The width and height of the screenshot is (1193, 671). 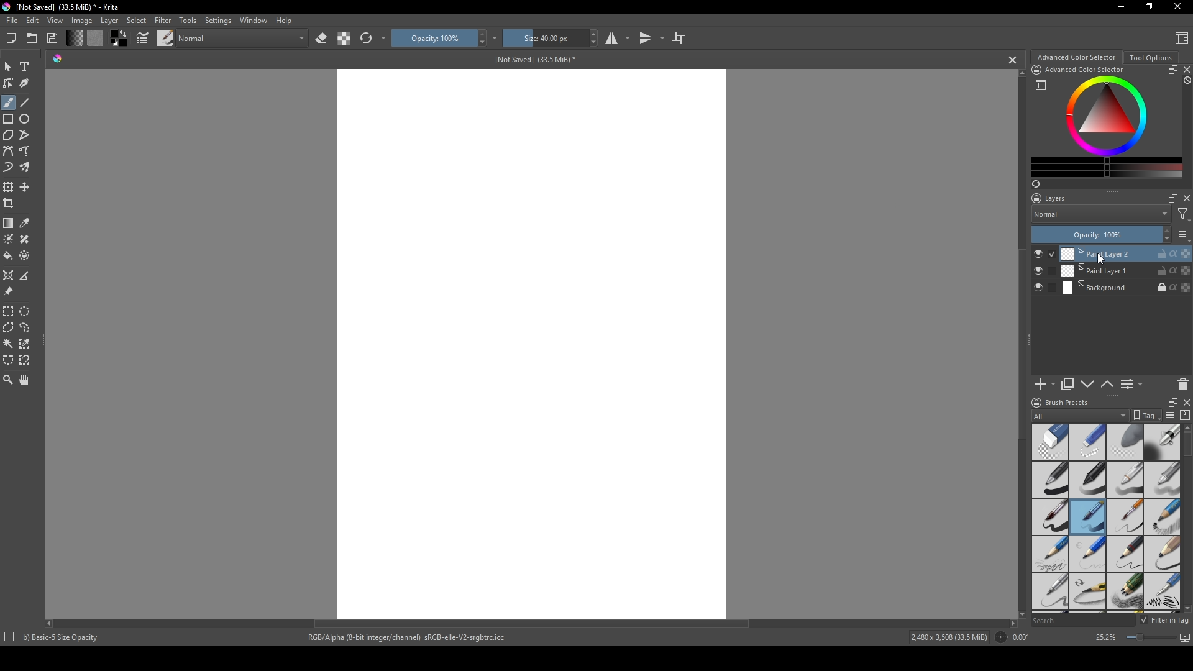 I want to click on logo, so click(x=7, y=7).